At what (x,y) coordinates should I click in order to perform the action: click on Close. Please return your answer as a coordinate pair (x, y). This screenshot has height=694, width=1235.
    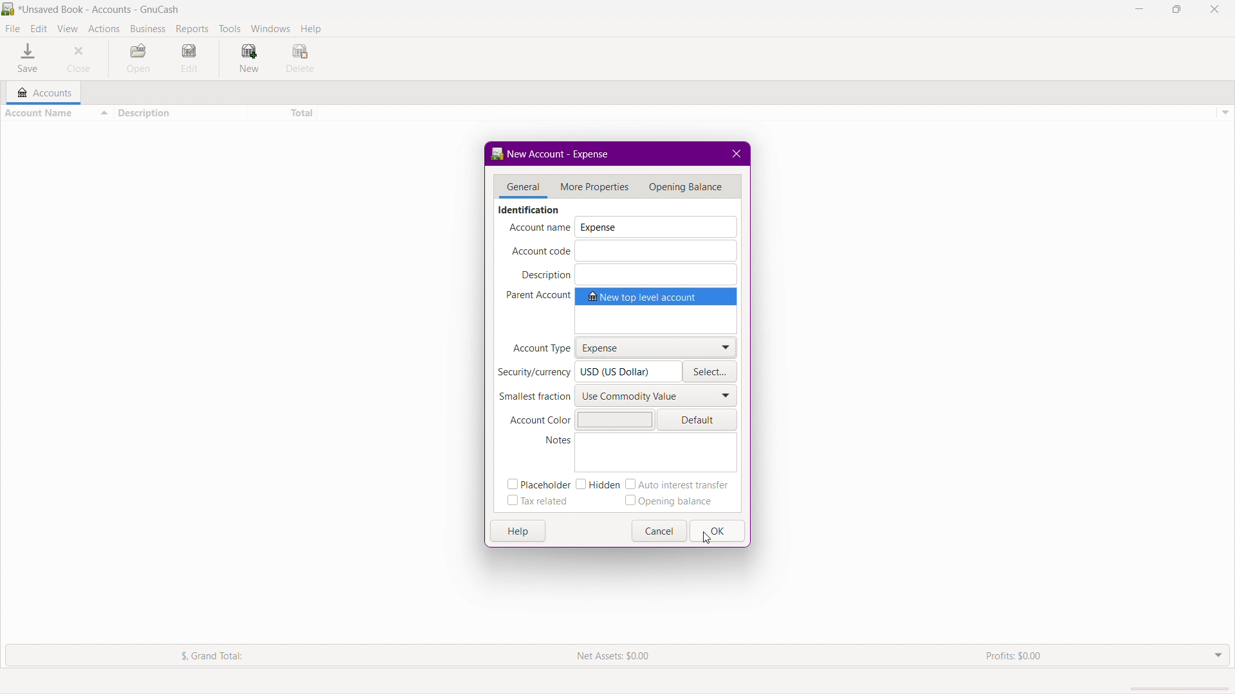
    Looking at the image, I should click on (86, 60).